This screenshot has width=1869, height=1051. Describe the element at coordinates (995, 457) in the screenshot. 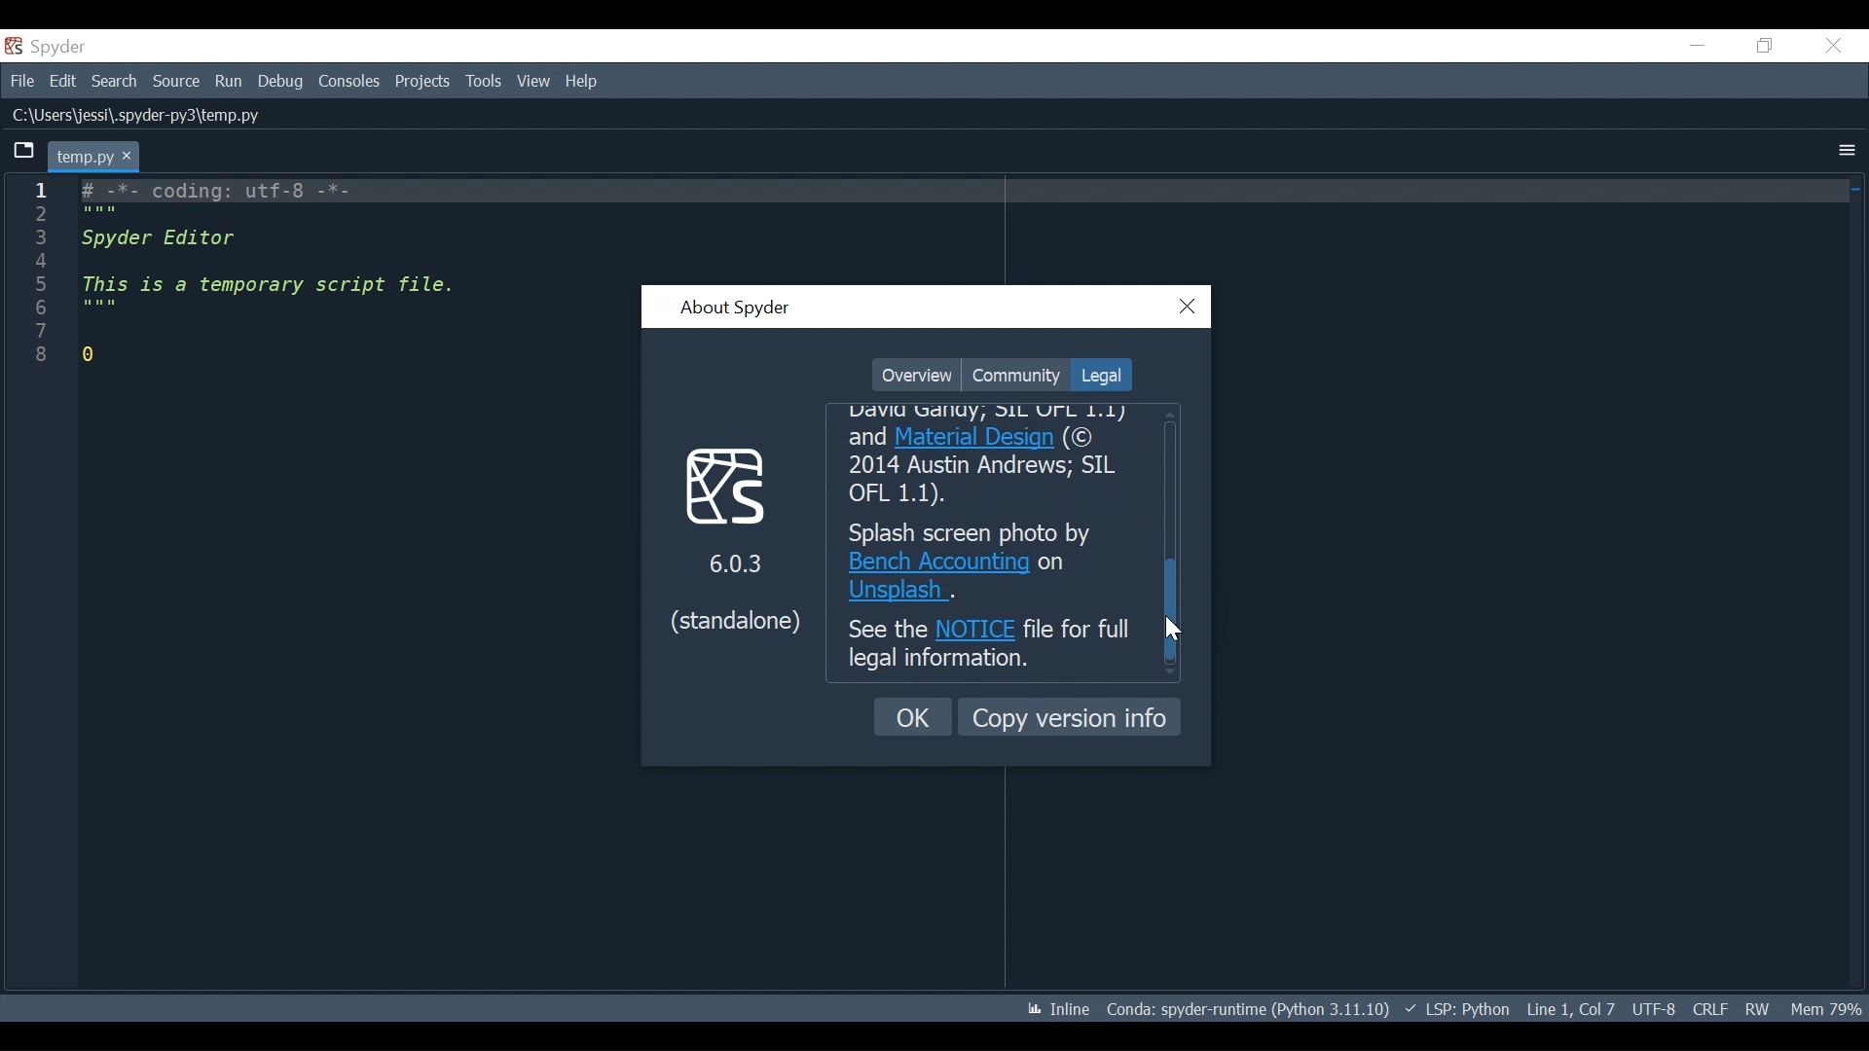

I see `David Gandy; SIL OFL 1.1) and Material Design (© 2014 Austin Andrews; SIL OFL 1.1).` at that location.